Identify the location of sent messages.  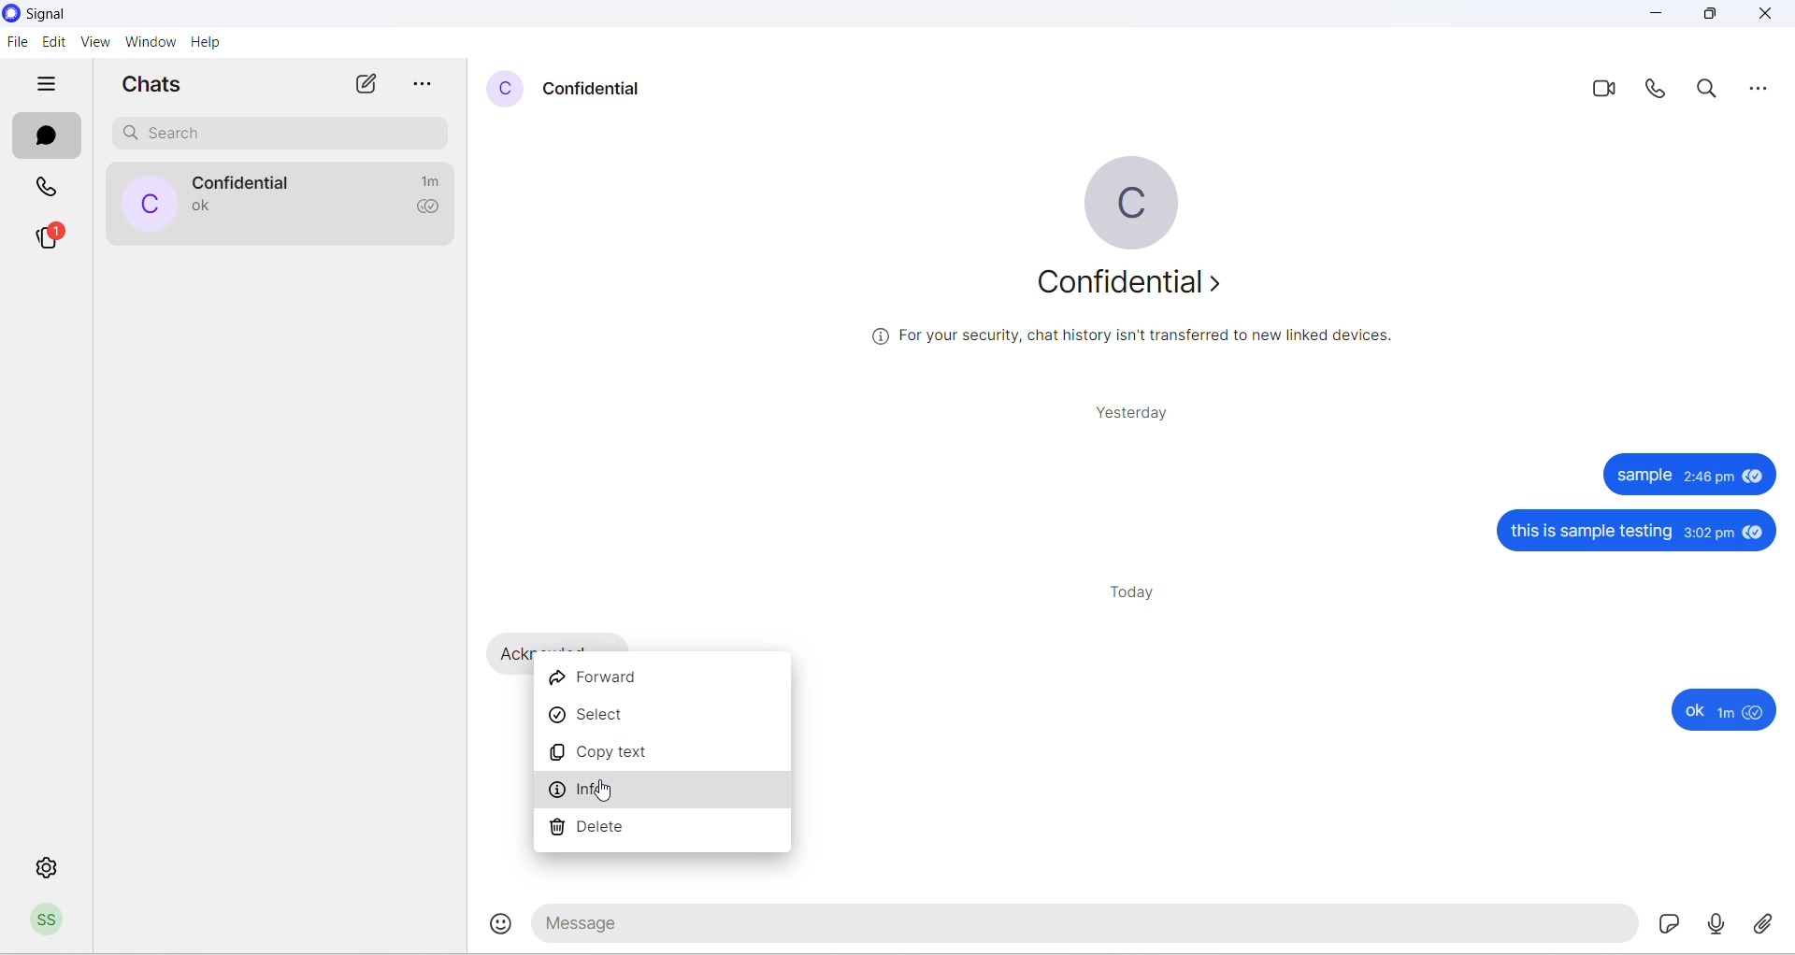
(1640, 583).